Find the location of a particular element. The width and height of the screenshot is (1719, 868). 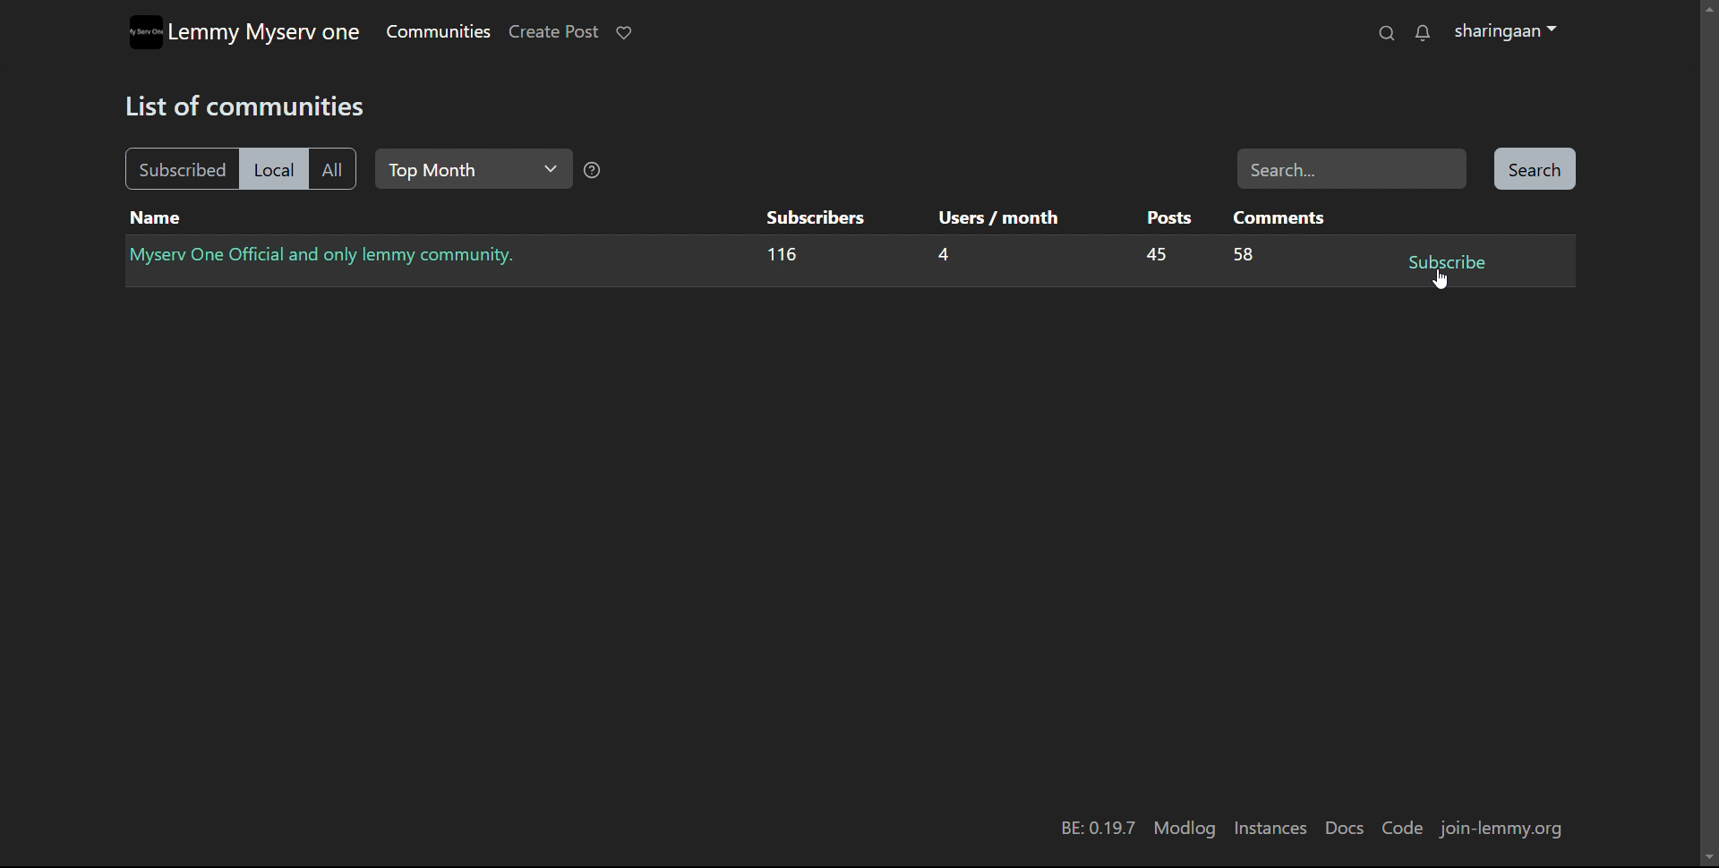

unread messages is located at coordinates (1422, 34).